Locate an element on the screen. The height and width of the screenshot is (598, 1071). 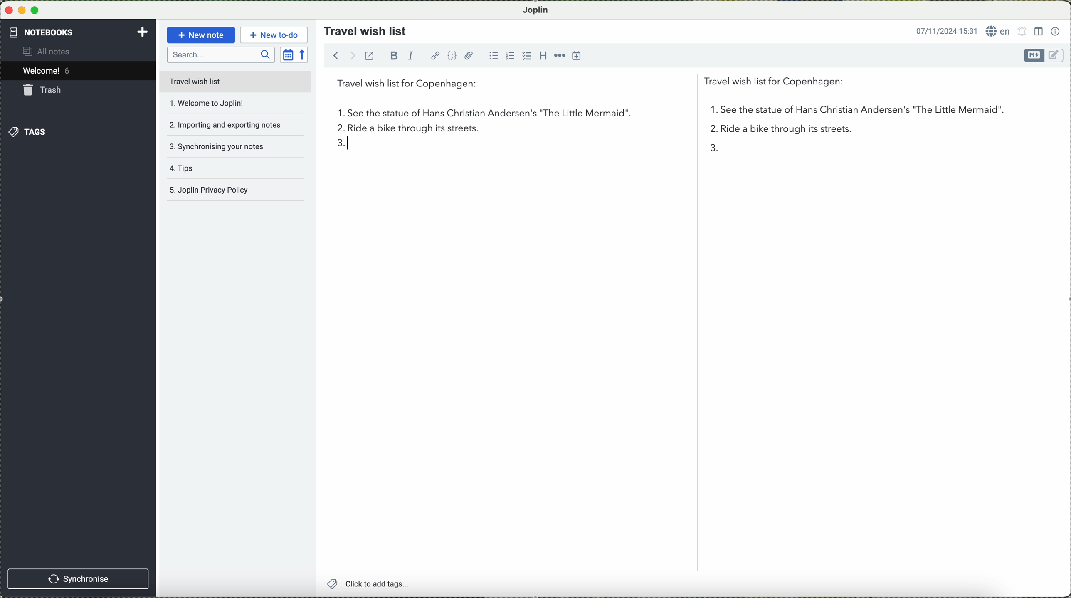
2 in the list is located at coordinates (763, 131).